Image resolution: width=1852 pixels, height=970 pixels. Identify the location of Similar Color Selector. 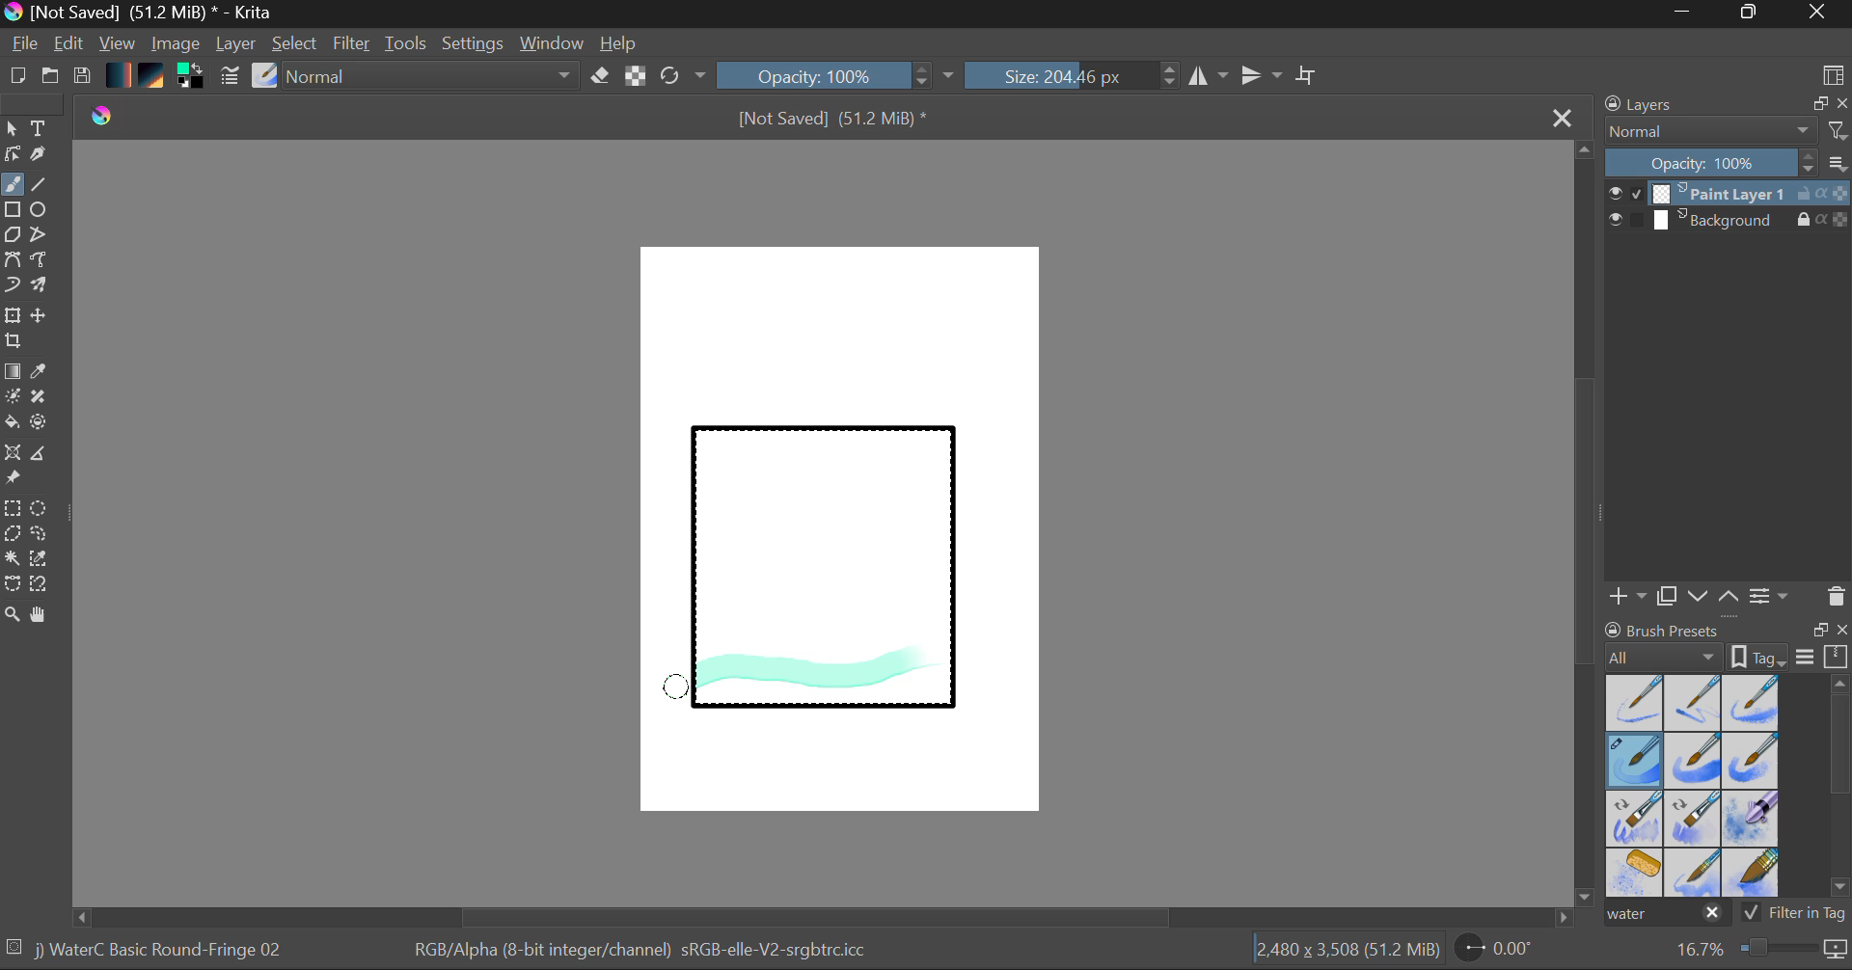
(44, 559).